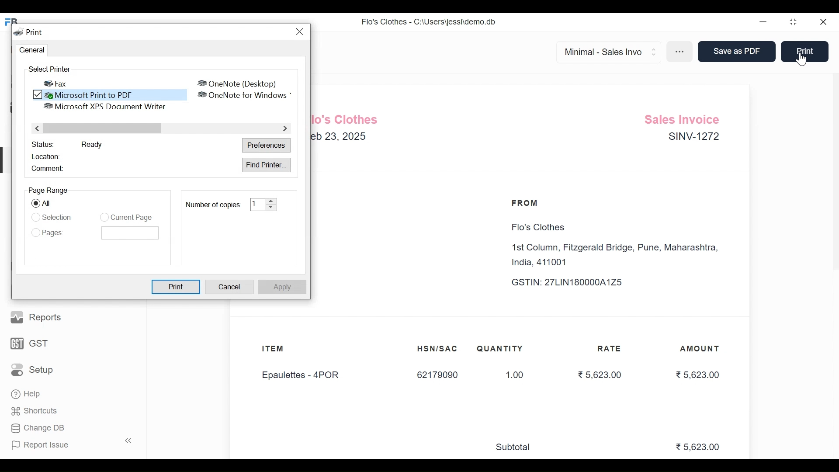 The height and width of the screenshot is (472, 839). What do you see at coordinates (267, 165) in the screenshot?
I see `Find Printer.` at bounding box center [267, 165].